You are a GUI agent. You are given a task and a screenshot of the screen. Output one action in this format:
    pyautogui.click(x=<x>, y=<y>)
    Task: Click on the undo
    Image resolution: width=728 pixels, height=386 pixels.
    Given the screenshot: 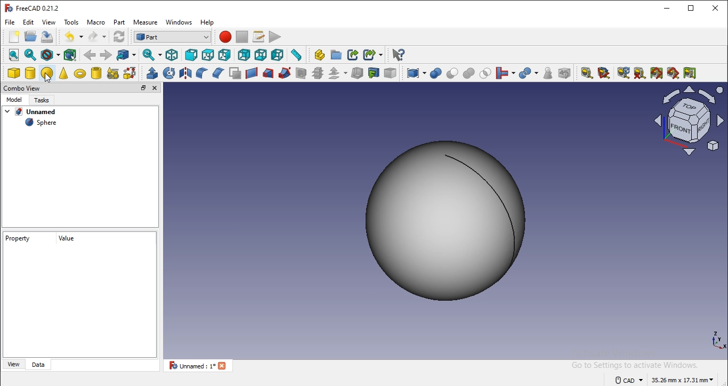 What is the action you would take?
    pyautogui.click(x=71, y=36)
    